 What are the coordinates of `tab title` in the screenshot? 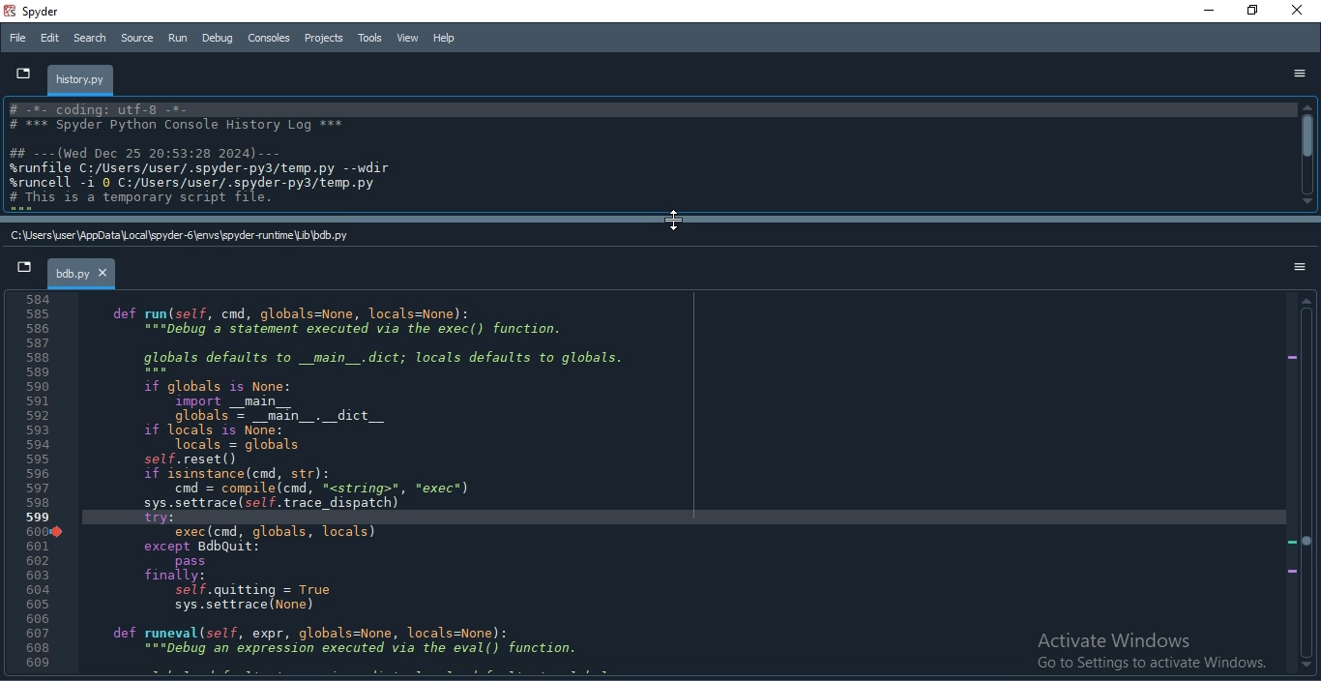 It's located at (83, 275).